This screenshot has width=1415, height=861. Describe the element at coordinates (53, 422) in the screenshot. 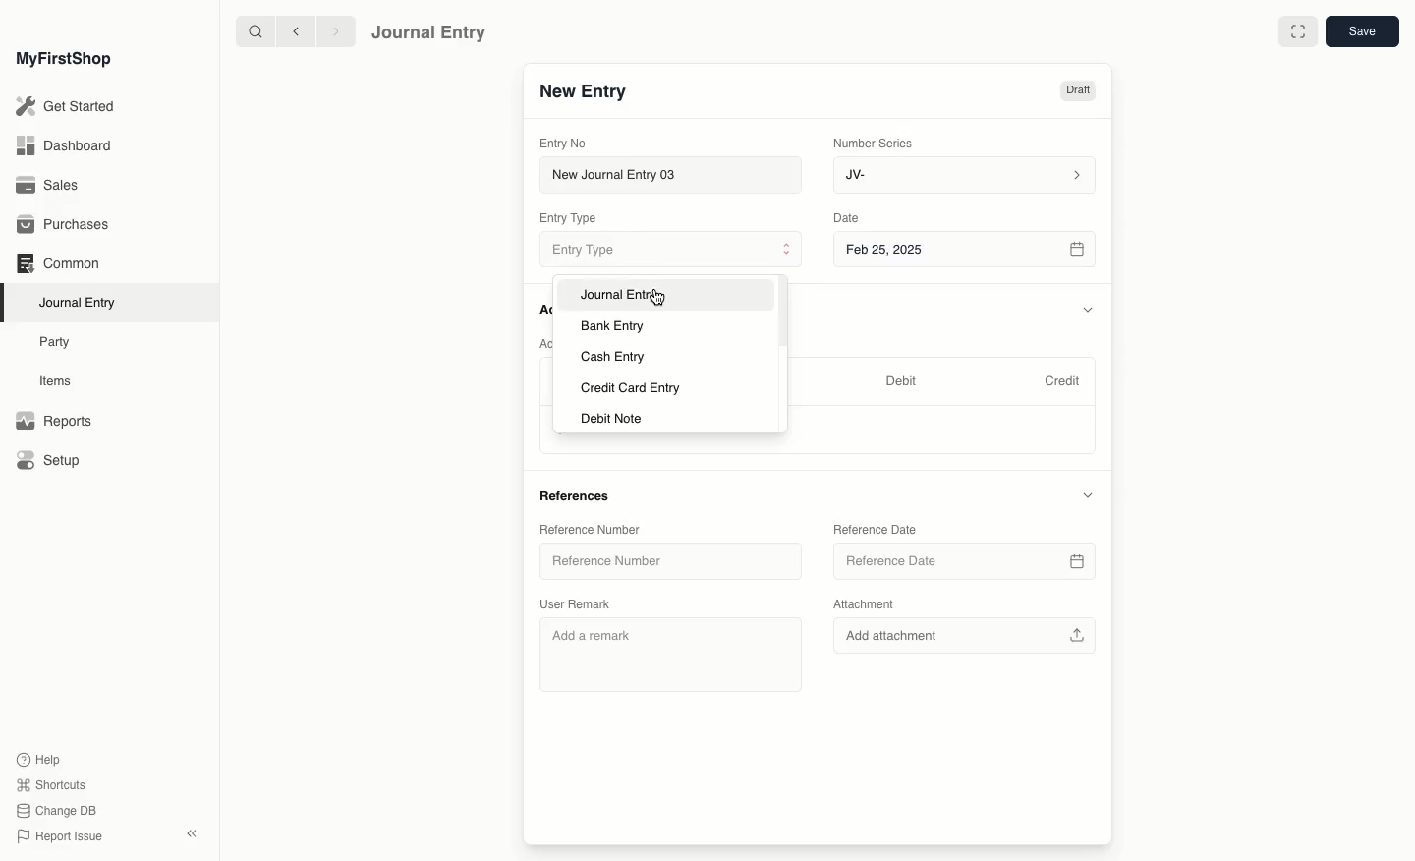

I see `Reports` at that location.